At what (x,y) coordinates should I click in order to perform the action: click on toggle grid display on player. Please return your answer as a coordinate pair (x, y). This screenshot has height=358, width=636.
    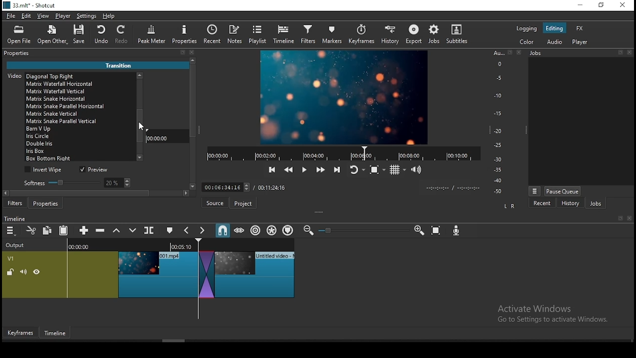
    Looking at the image, I should click on (399, 169).